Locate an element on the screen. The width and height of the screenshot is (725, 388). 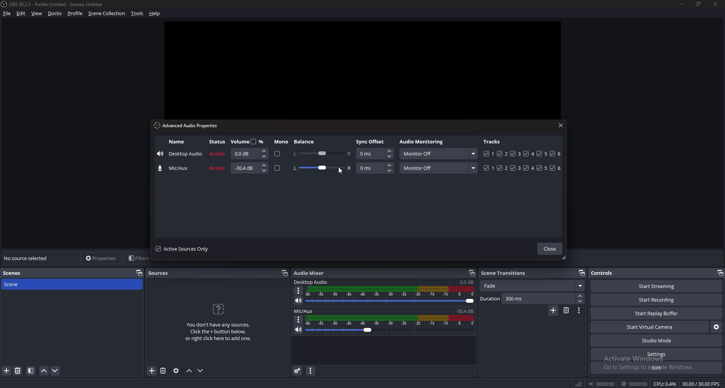
stuatus is located at coordinates (217, 168).